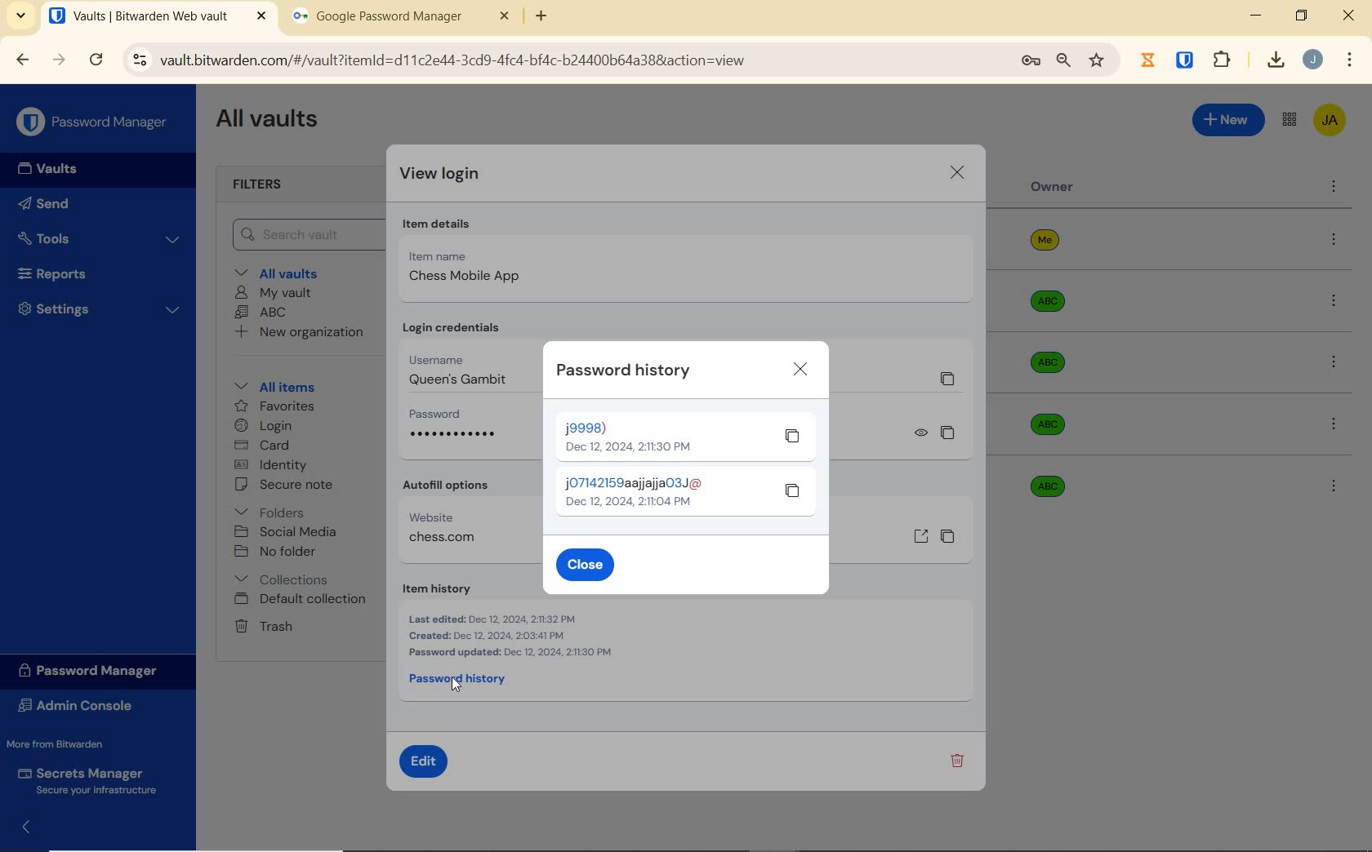 This screenshot has width=1372, height=852. What do you see at coordinates (69, 275) in the screenshot?
I see `Reports` at bounding box center [69, 275].